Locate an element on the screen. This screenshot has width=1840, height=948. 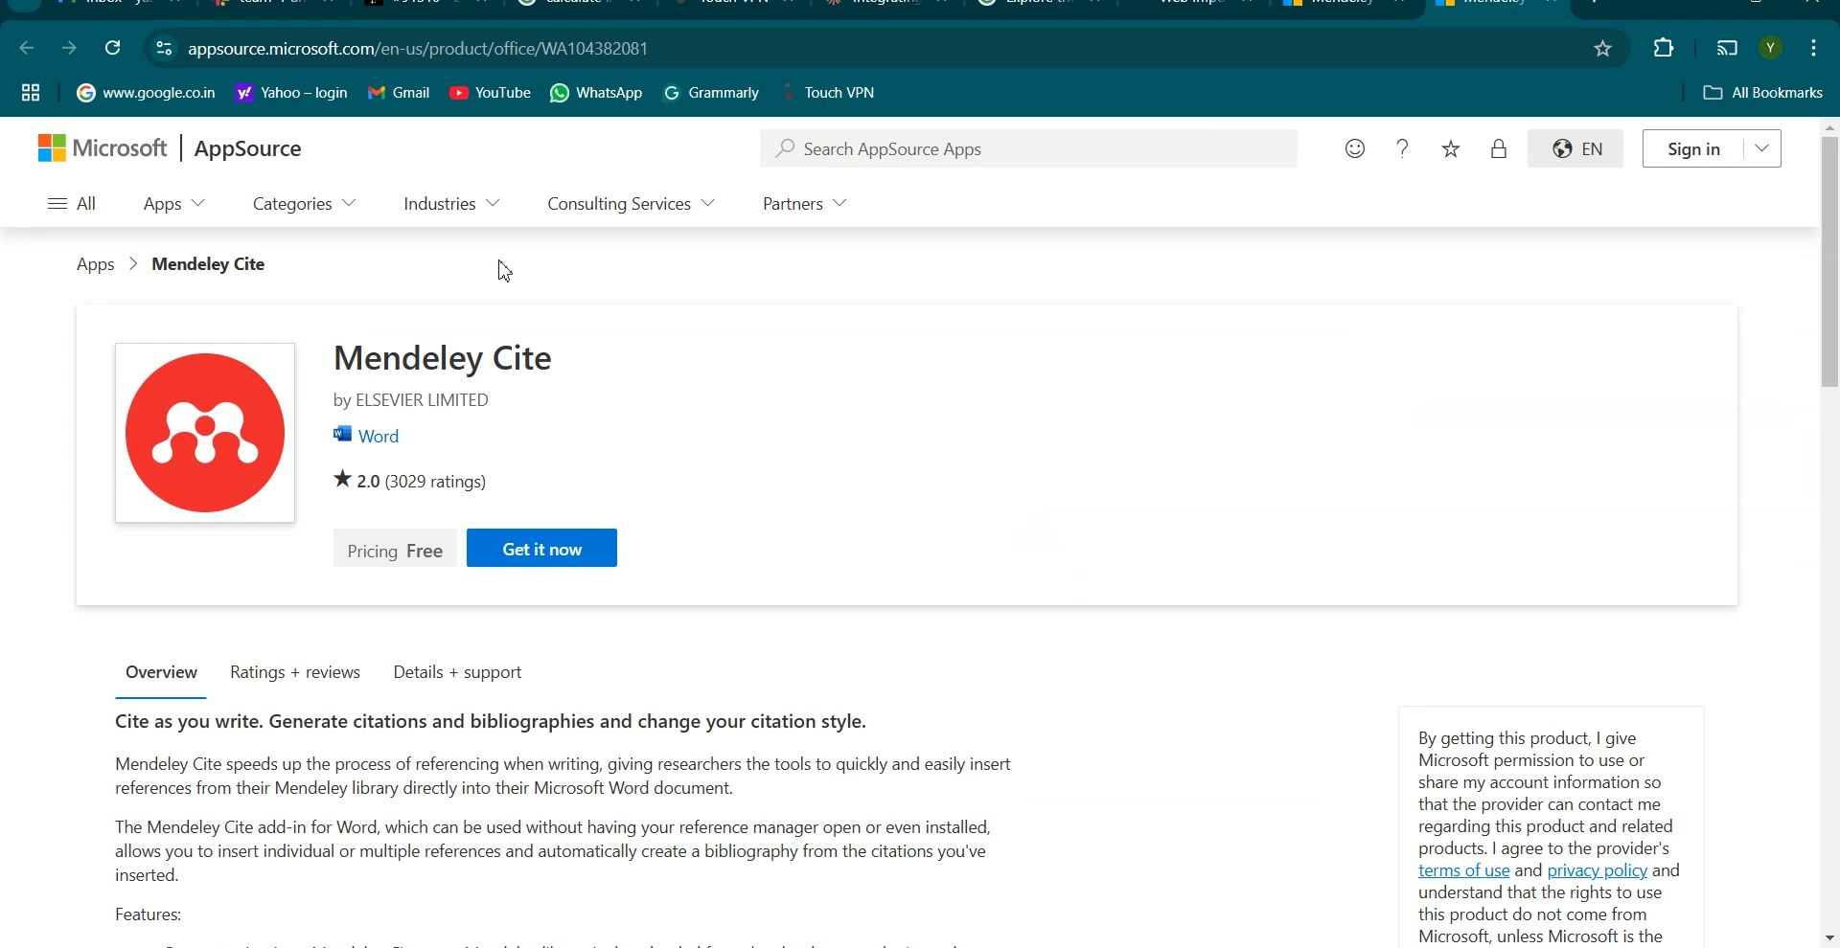
Pricing Free is located at coordinates (394, 549).